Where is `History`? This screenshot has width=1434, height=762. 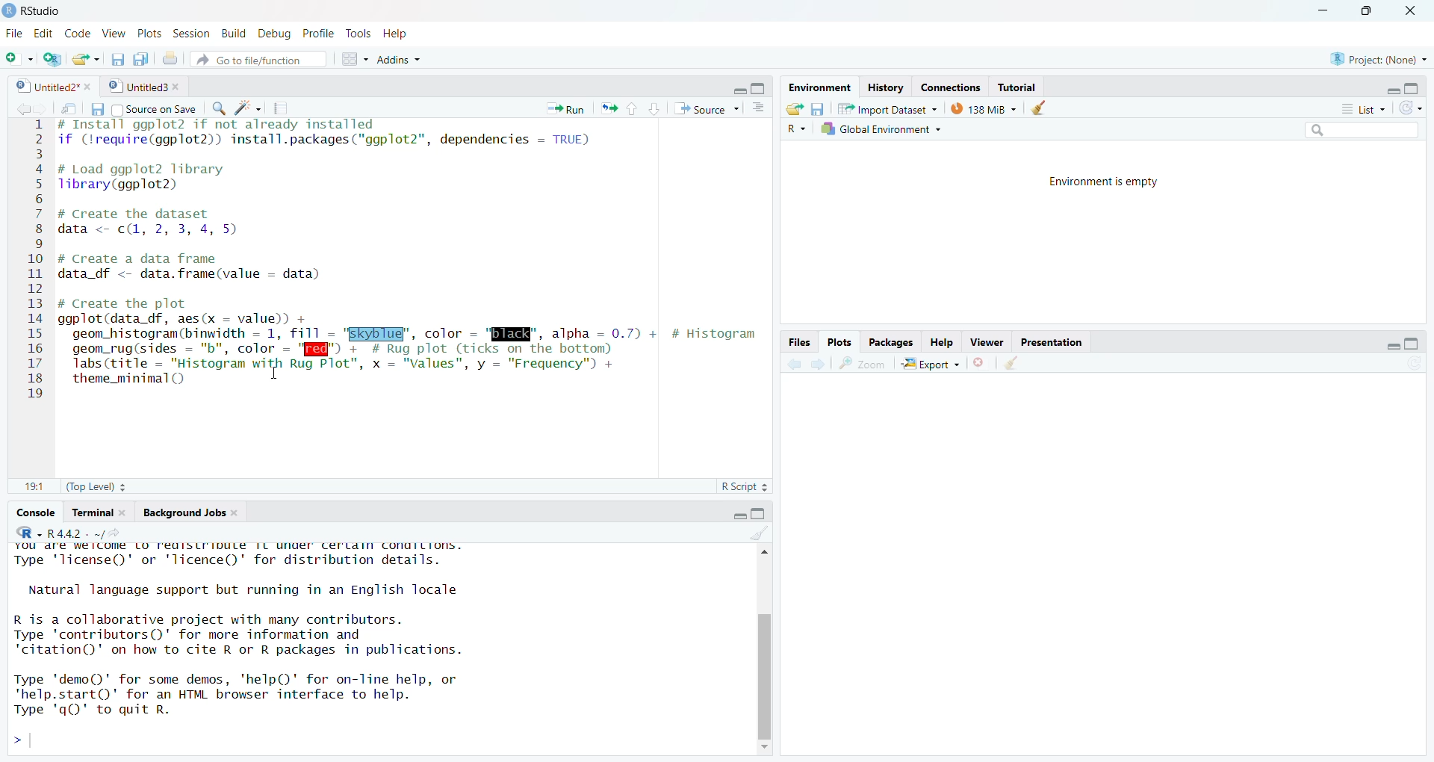 History is located at coordinates (884, 85).